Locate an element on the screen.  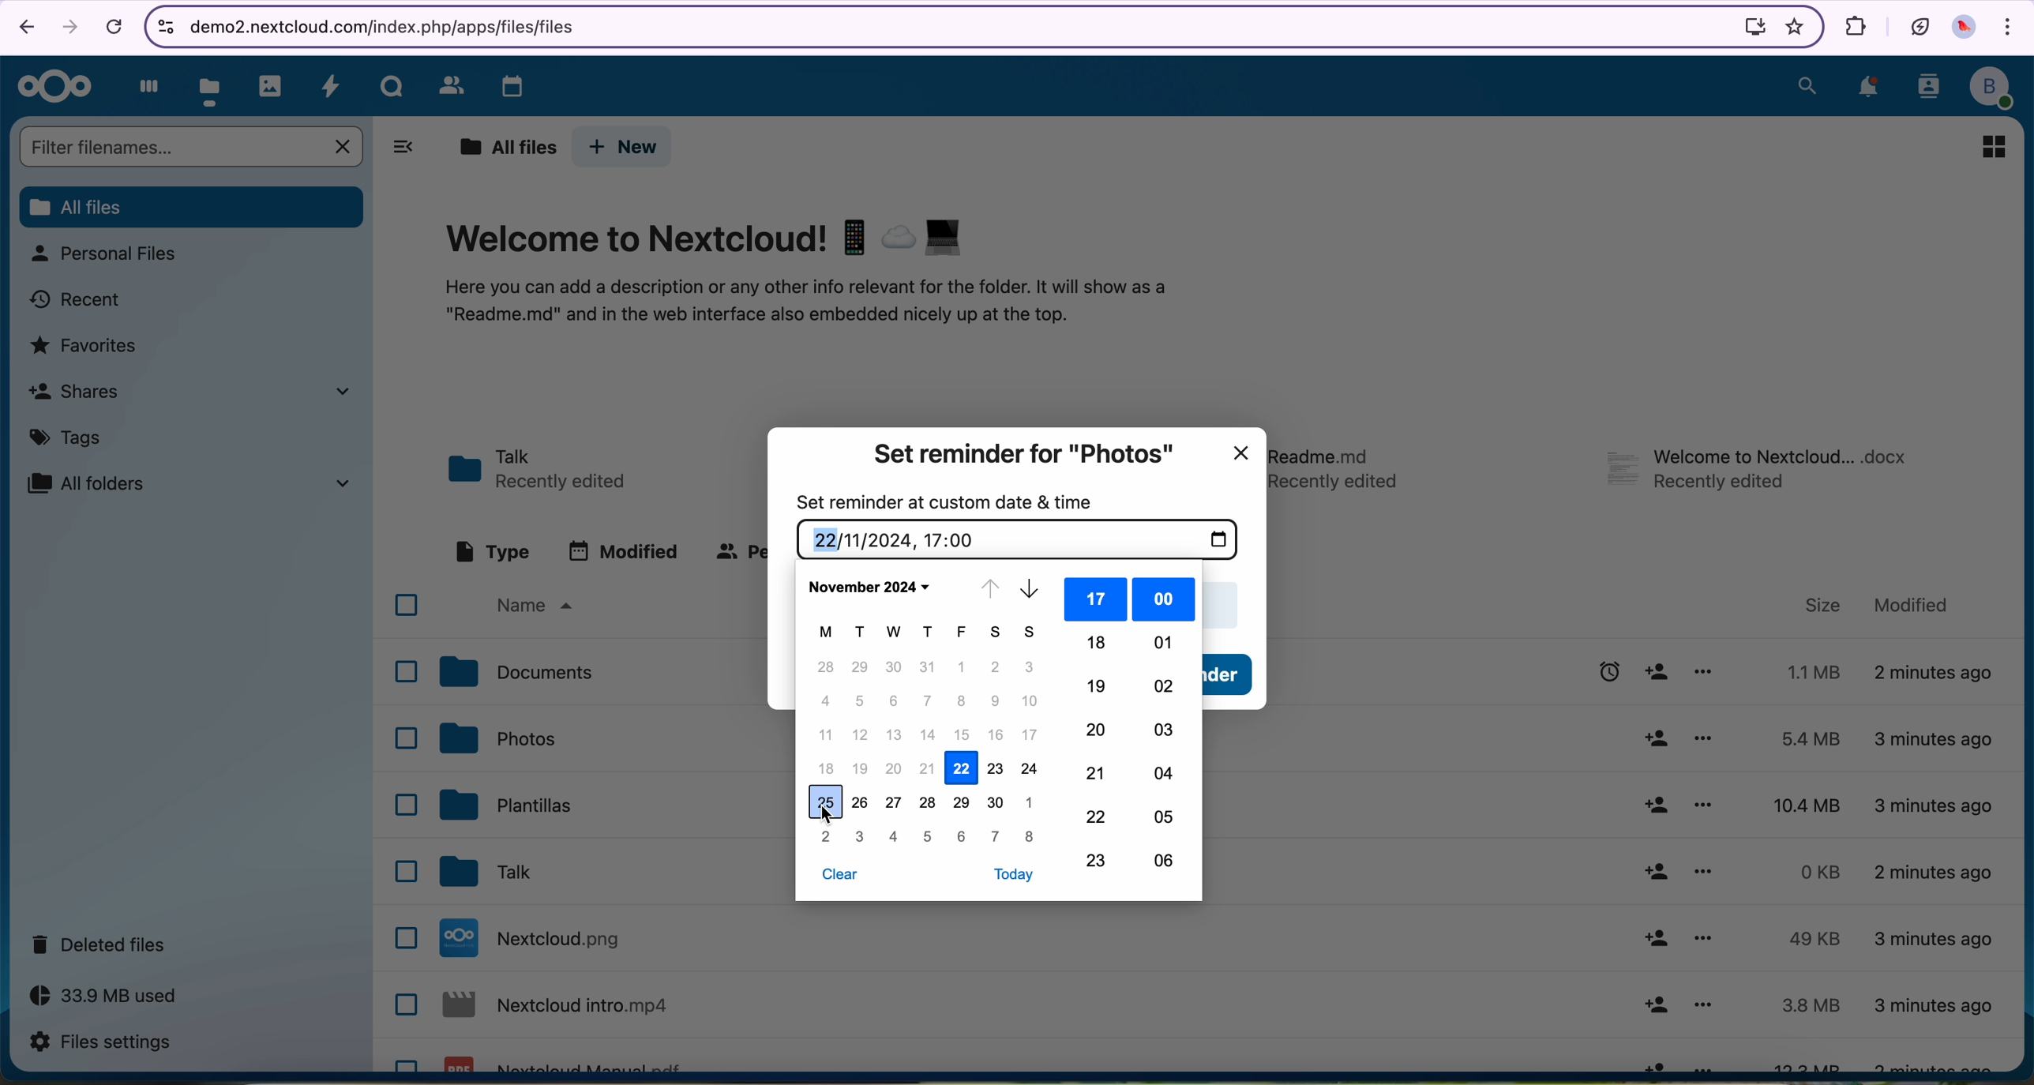
new button is located at coordinates (625, 147).